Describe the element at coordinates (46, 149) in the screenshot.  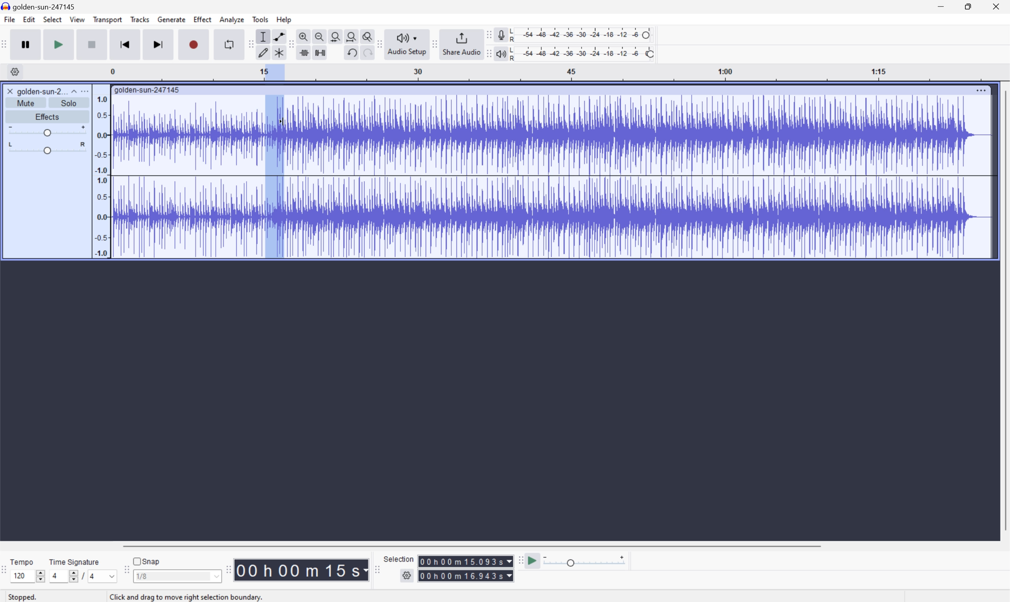
I see `Slider` at that location.